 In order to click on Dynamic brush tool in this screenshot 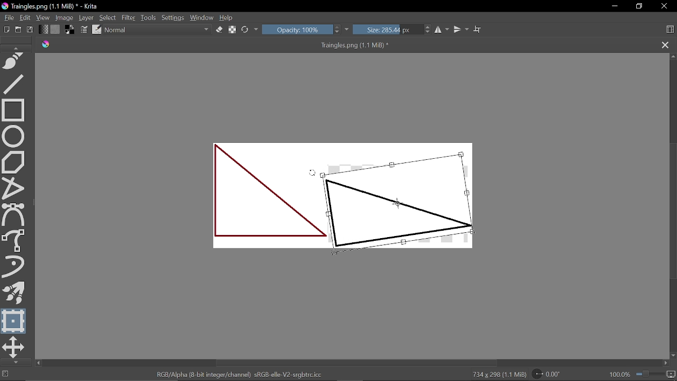, I will do `click(16, 267)`.